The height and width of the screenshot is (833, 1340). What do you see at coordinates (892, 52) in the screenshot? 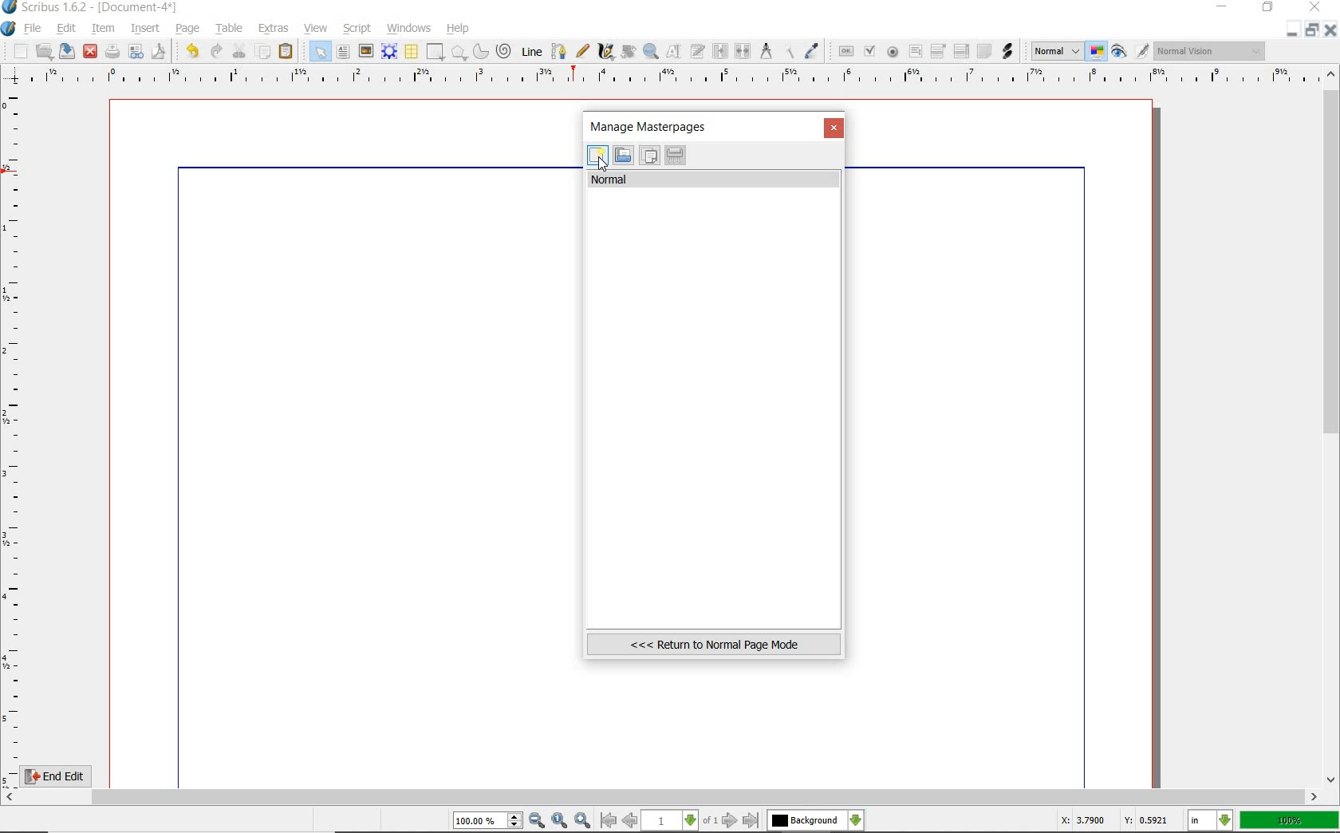
I see `pdf radio button` at bounding box center [892, 52].